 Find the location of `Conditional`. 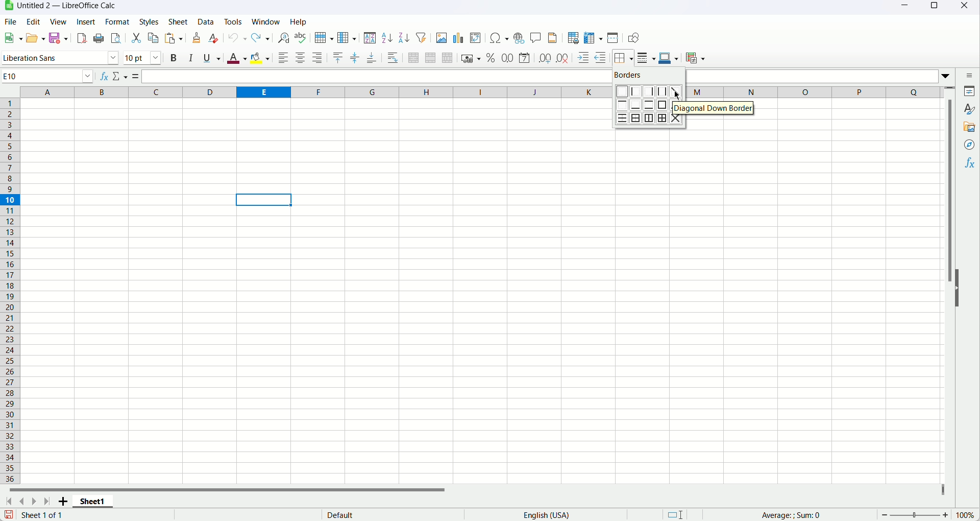

Conditional is located at coordinates (695, 58).